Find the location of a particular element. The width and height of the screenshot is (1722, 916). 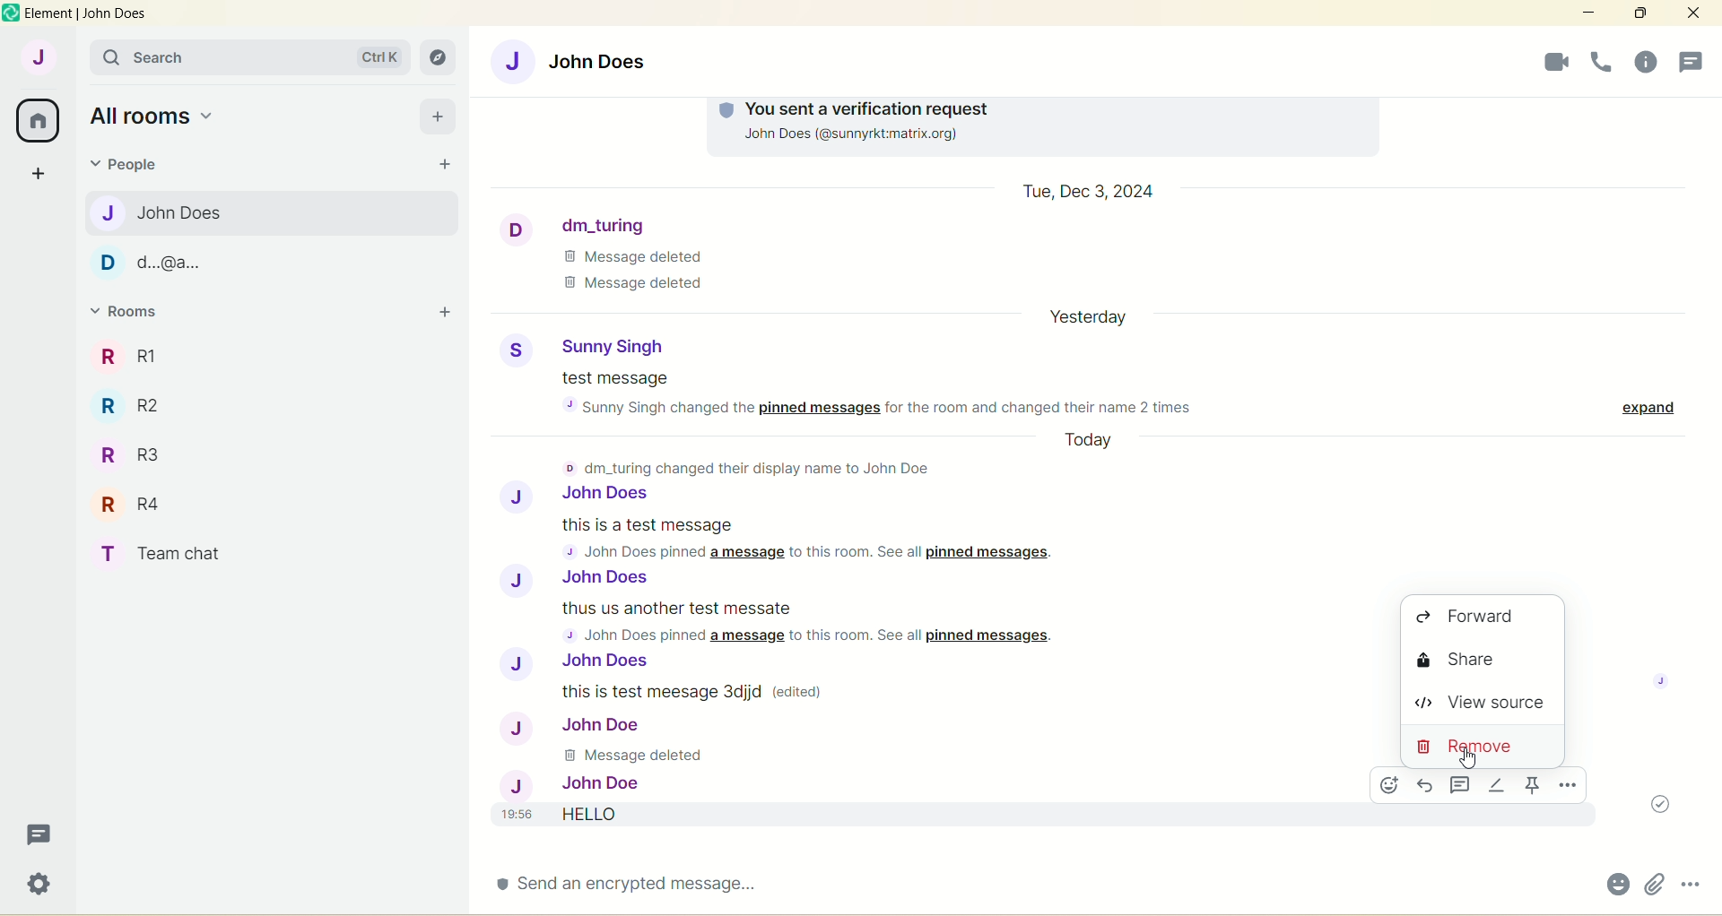

remove is located at coordinates (1482, 746).